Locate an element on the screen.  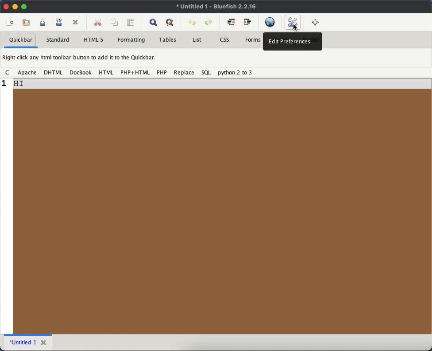
quicker is located at coordinates (20, 40).